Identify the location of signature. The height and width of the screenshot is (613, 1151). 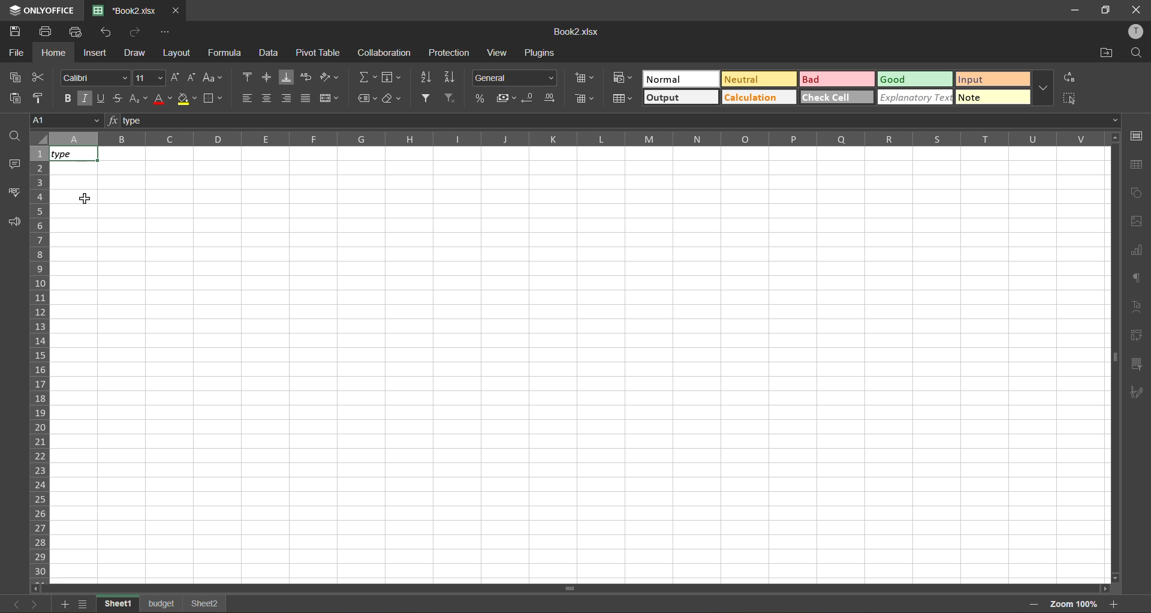
(1138, 395).